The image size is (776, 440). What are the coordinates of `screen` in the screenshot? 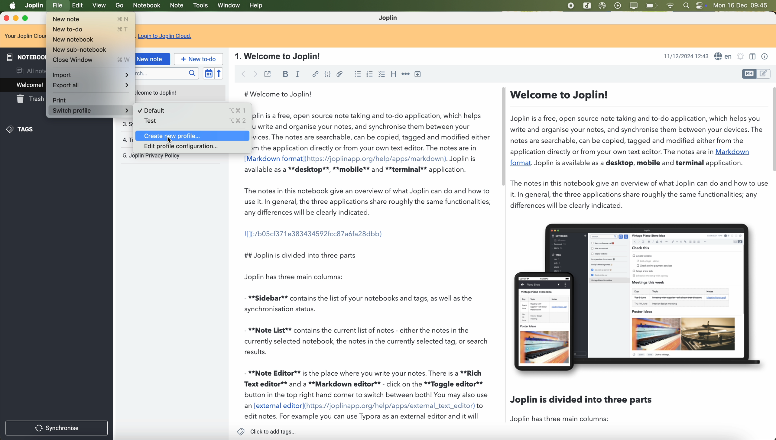 It's located at (634, 6).